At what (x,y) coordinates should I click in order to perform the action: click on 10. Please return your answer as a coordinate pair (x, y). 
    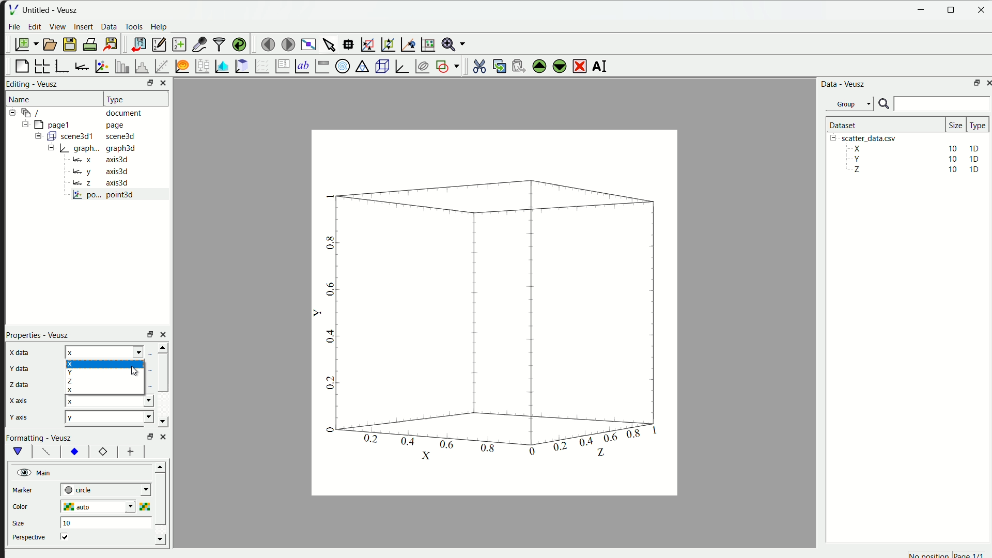
    Looking at the image, I should click on (66, 523).